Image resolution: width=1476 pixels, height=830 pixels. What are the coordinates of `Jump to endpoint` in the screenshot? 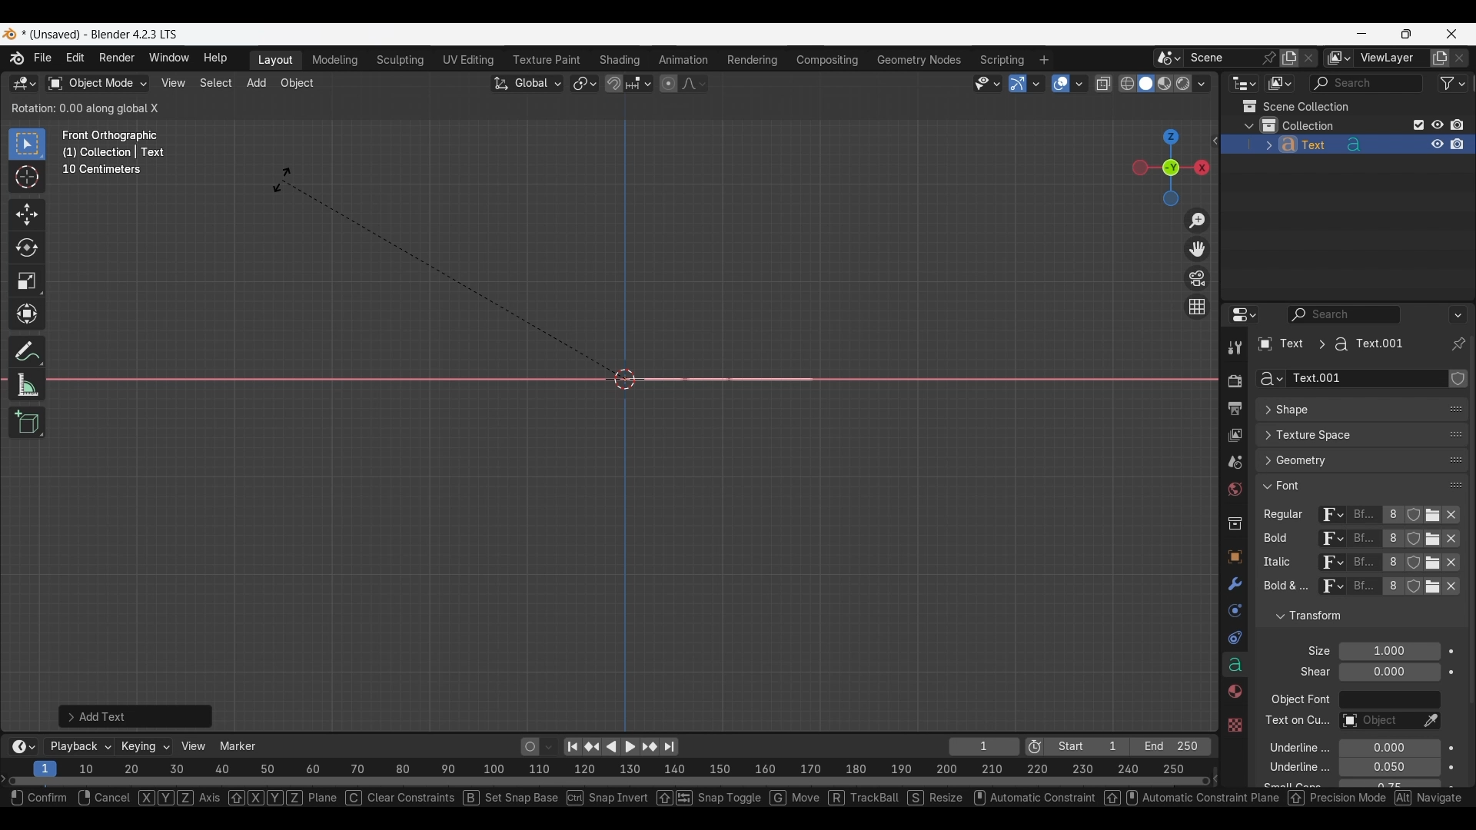 It's located at (573, 747).